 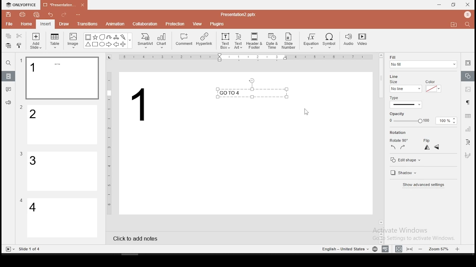 I want to click on shadow, so click(x=402, y=174).